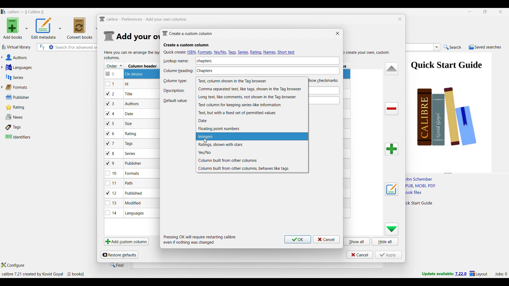  What do you see at coordinates (43, 274) in the screenshot?
I see `Current details of software` at bounding box center [43, 274].